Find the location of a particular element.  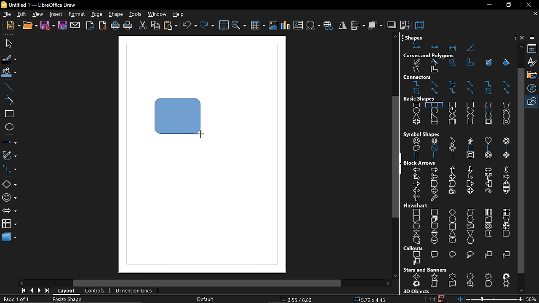

lines and arrows is located at coordinates (10, 142).